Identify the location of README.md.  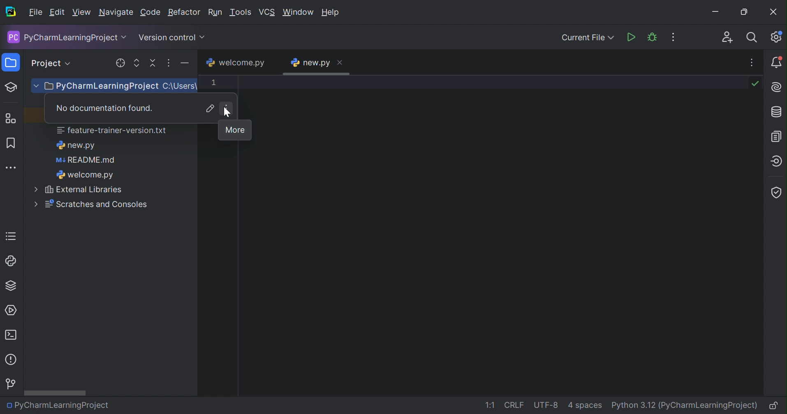
(86, 161).